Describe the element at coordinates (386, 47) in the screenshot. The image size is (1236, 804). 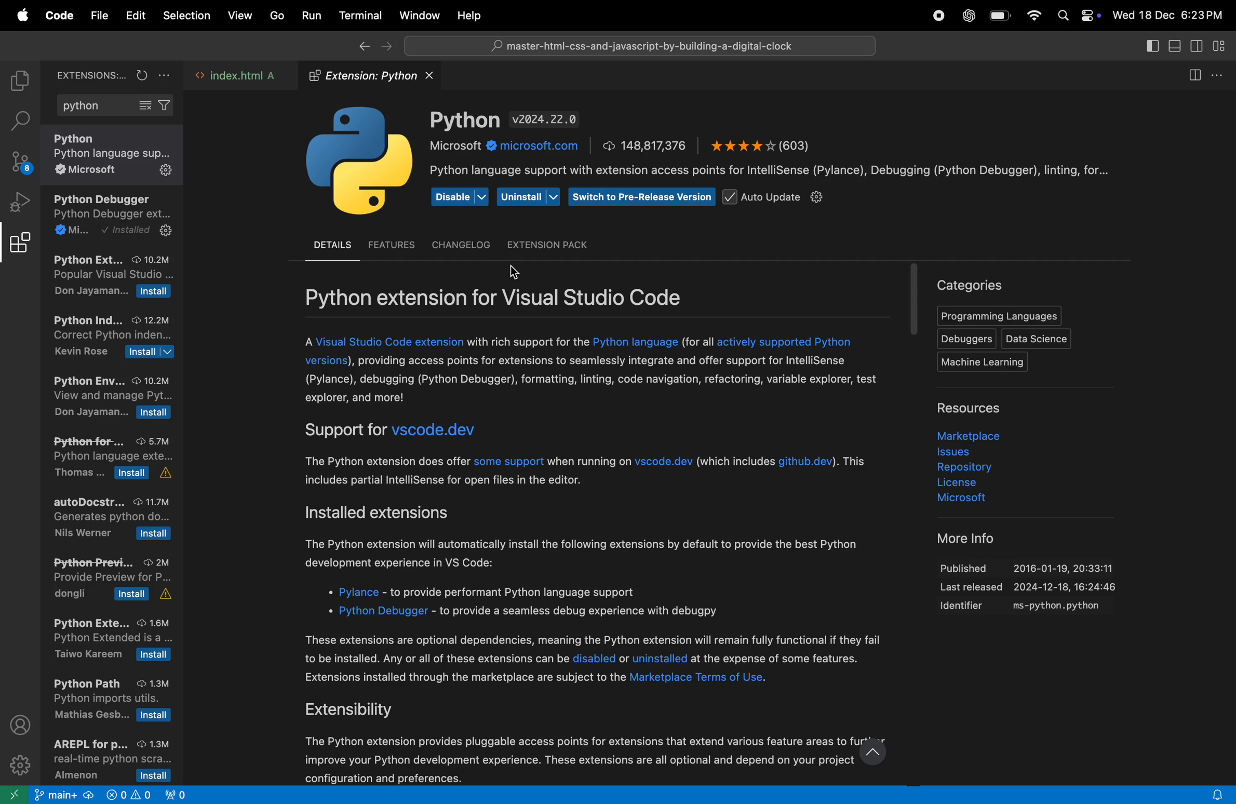
I see `forward` at that location.